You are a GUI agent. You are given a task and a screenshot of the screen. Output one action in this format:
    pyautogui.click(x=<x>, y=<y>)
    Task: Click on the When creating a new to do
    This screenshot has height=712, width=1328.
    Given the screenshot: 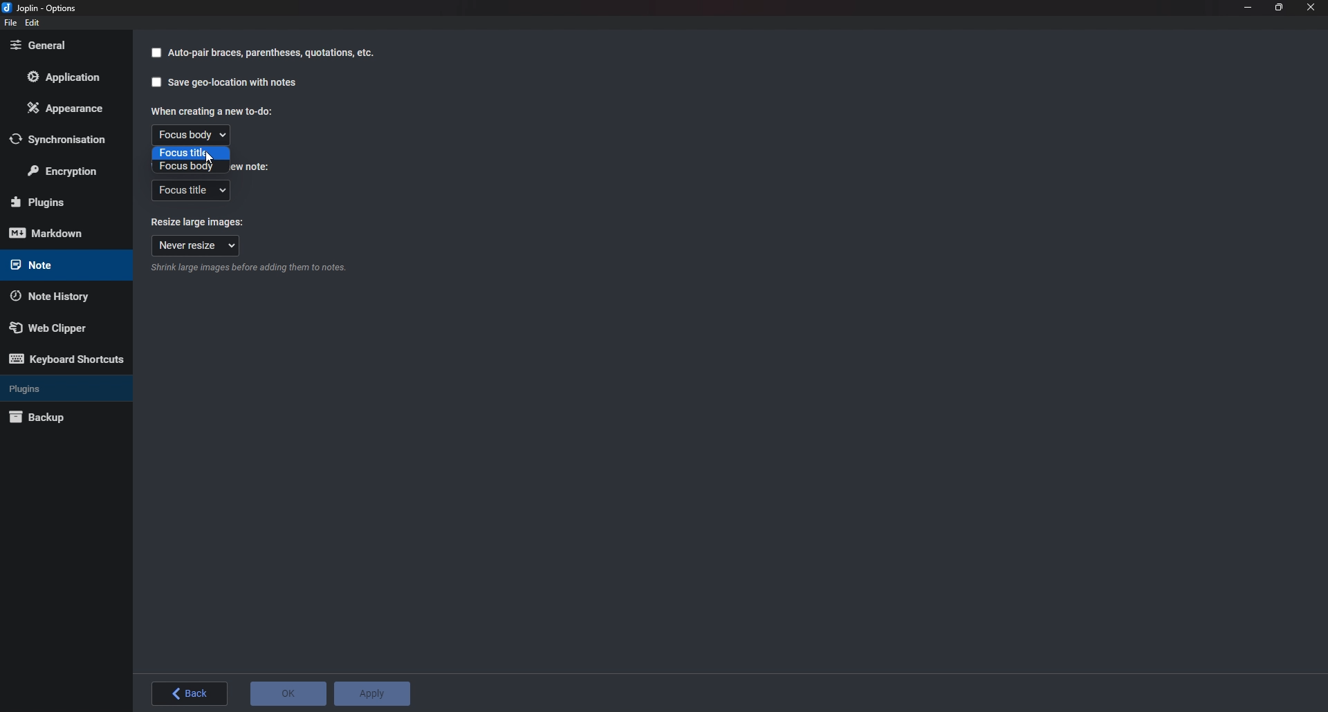 What is the action you would take?
    pyautogui.click(x=210, y=110)
    